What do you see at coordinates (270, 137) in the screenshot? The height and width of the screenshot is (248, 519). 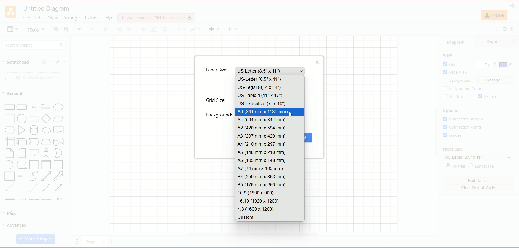 I see `A3` at bounding box center [270, 137].